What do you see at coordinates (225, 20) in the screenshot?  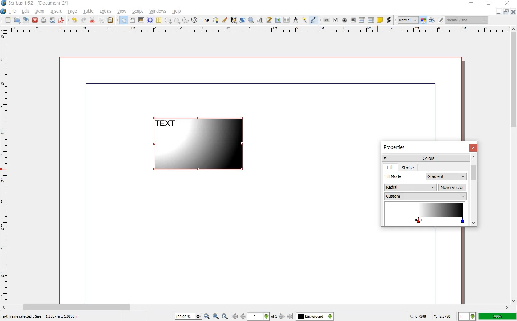 I see `freehand line` at bounding box center [225, 20].